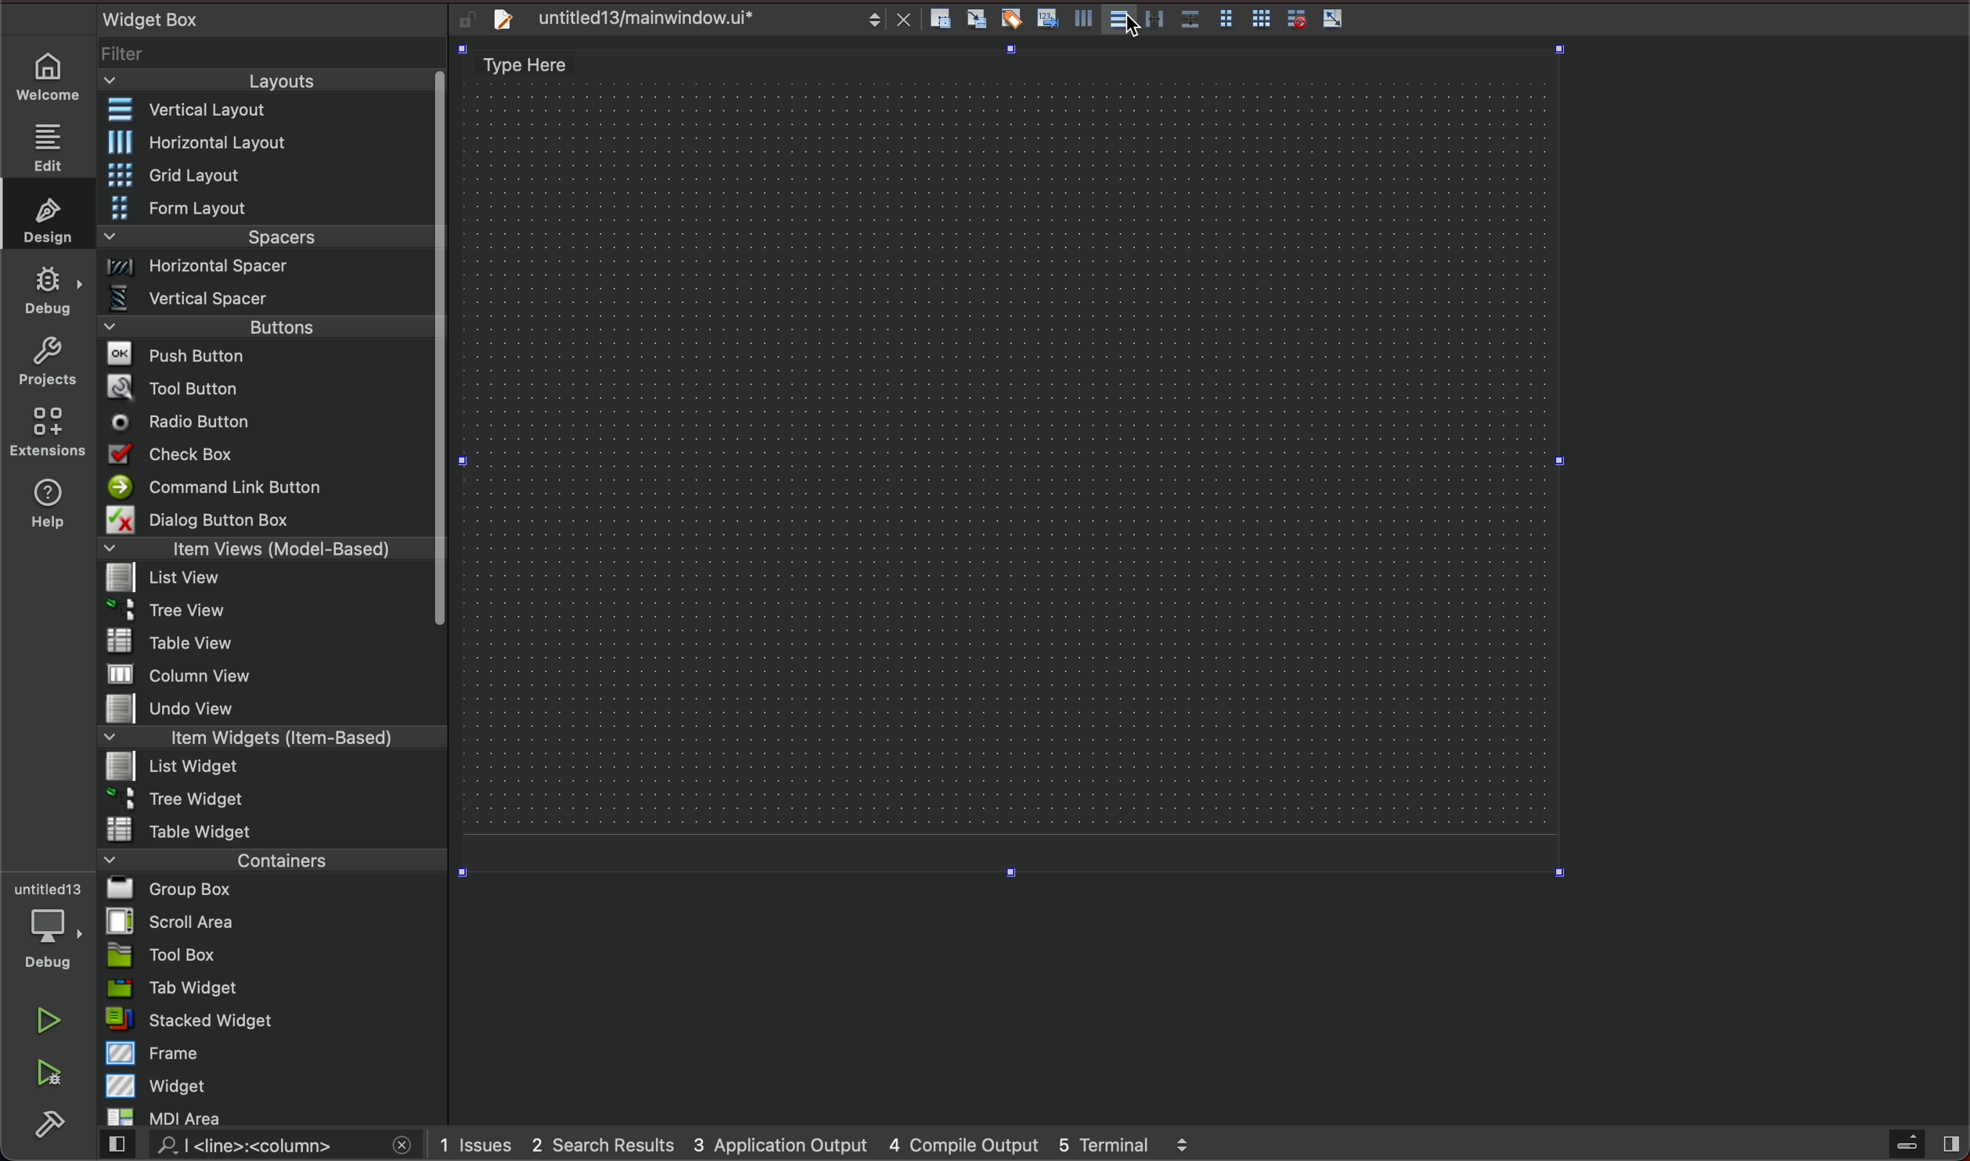  What do you see at coordinates (272, 858) in the screenshot?
I see `containers` at bounding box center [272, 858].